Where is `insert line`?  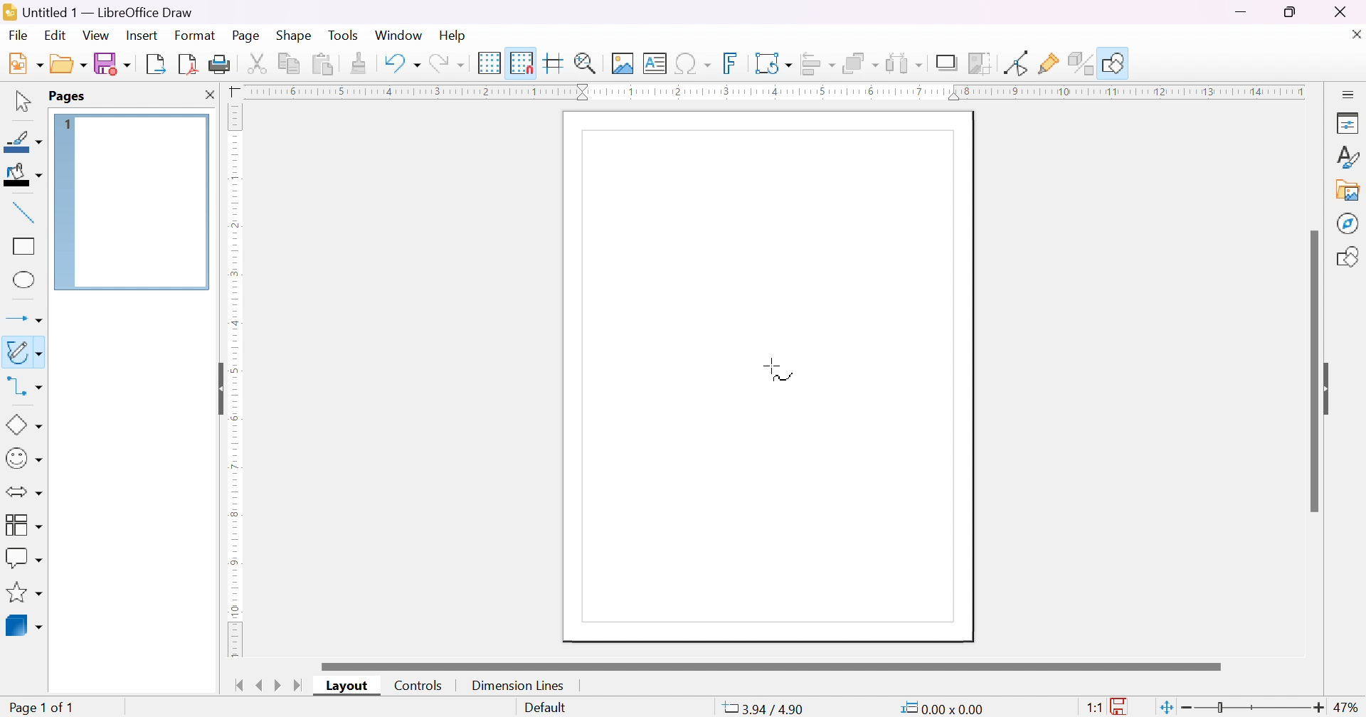 insert line is located at coordinates (24, 213).